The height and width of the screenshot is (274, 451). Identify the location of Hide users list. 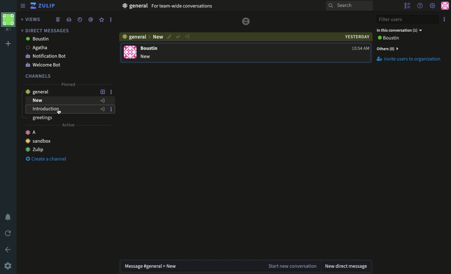
(408, 6).